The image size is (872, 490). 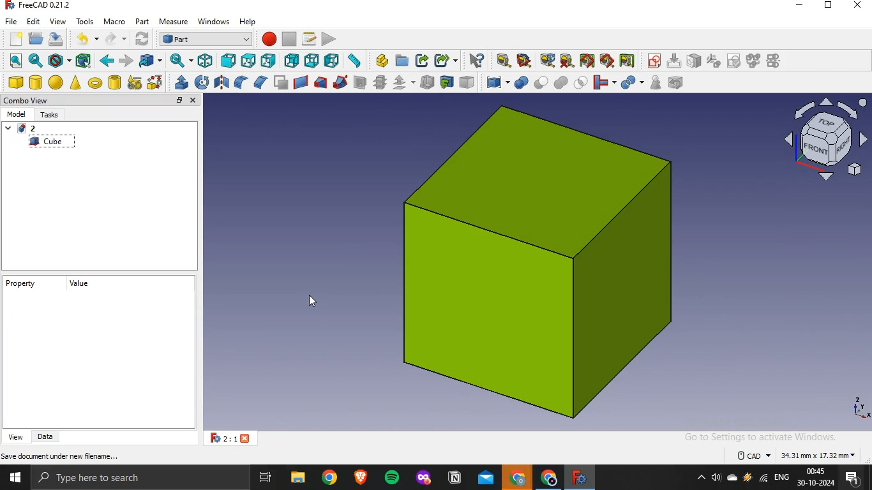 I want to click on offset, so click(x=400, y=83).